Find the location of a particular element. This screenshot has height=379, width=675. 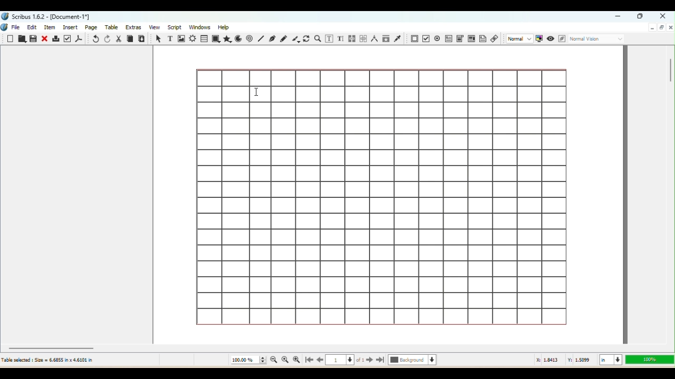

Maximize is located at coordinates (641, 17).